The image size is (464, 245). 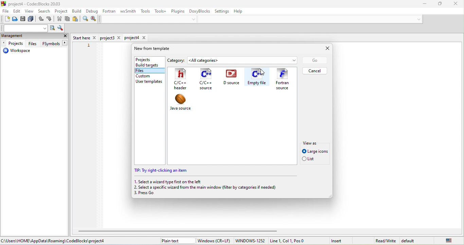 I want to click on undo, so click(x=41, y=20).